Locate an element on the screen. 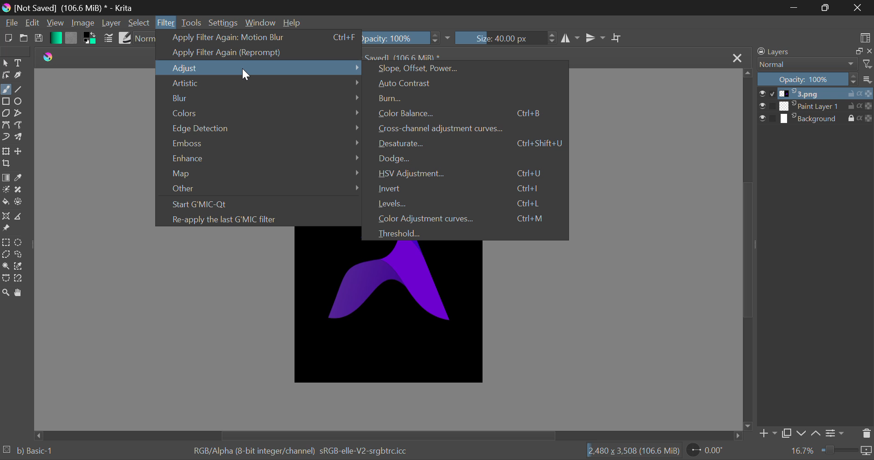  Pan is located at coordinates (22, 292).